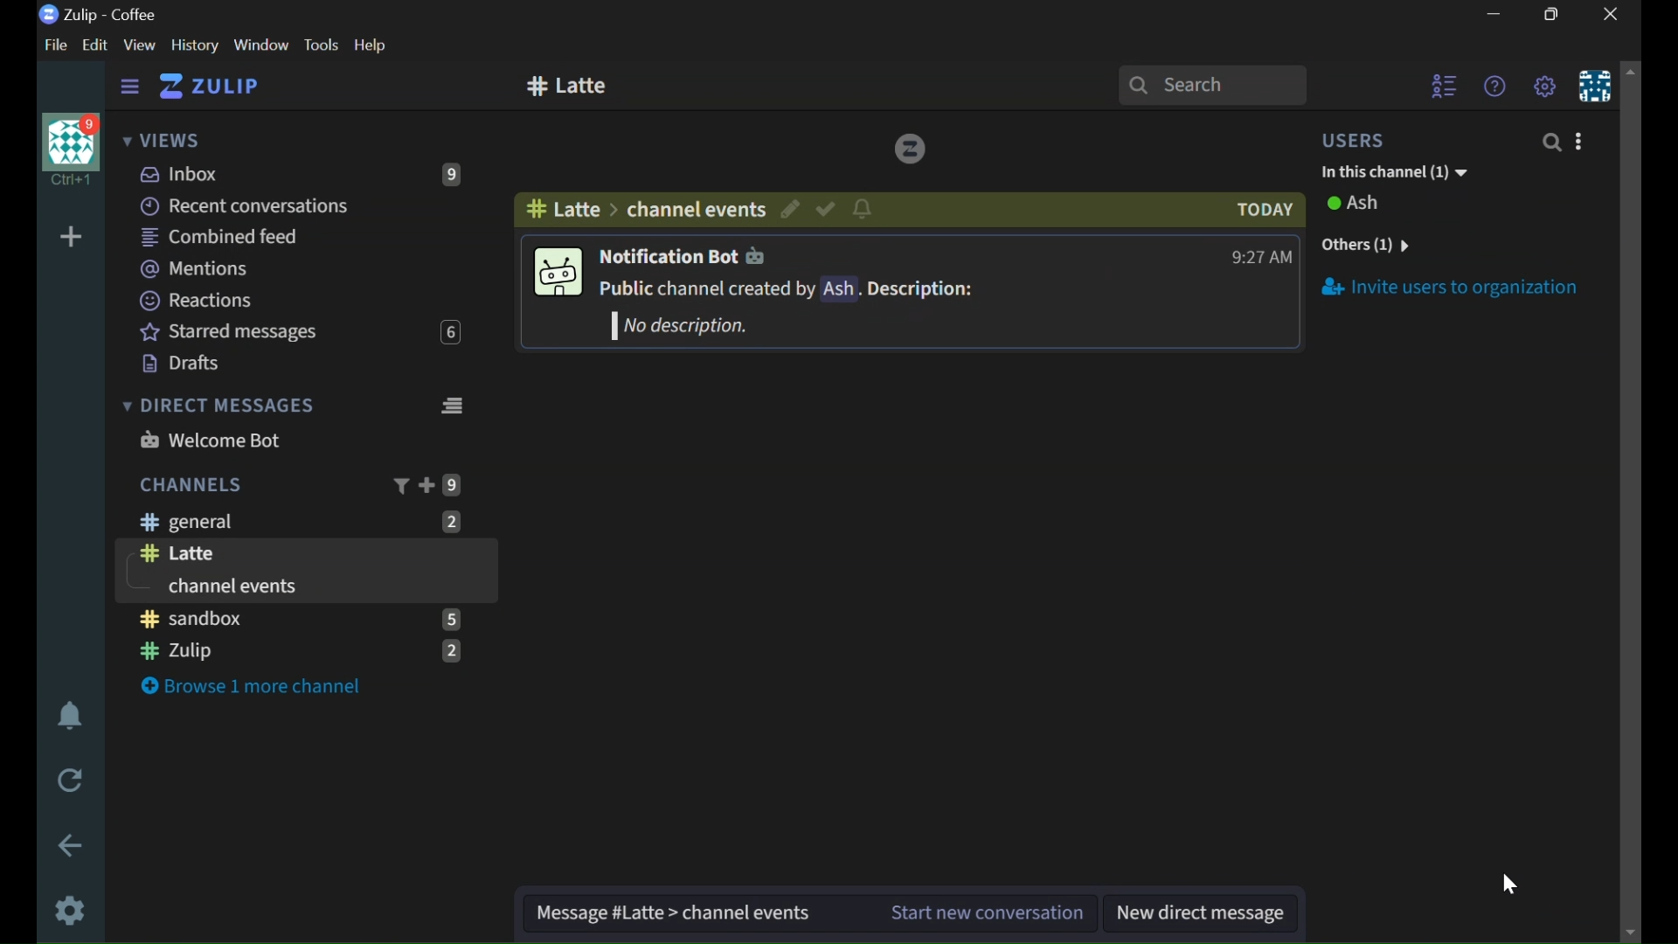 This screenshot has height=944, width=1678. Describe the element at coordinates (791, 208) in the screenshot. I see `Edit topic` at that location.